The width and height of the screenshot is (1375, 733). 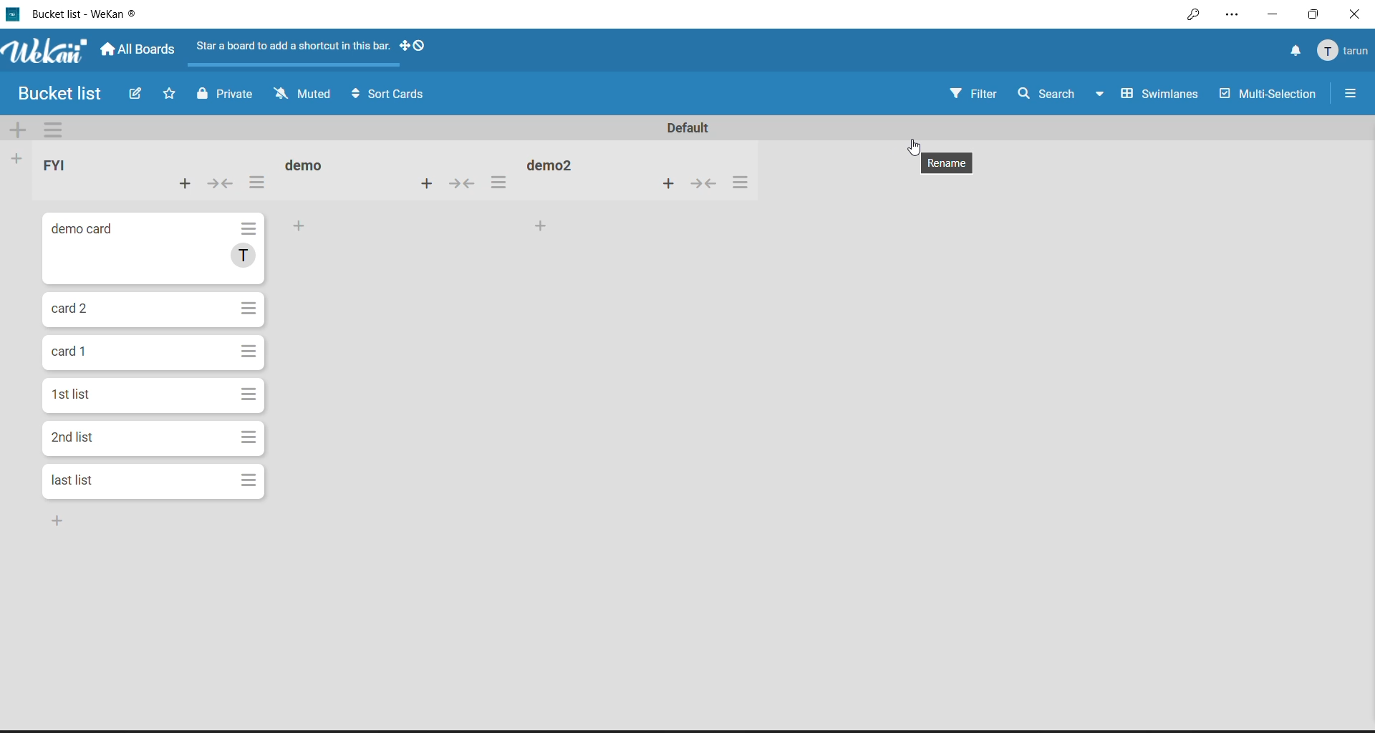 What do you see at coordinates (705, 184) in the screenshot?
I see `collapse` at bounding box center [705, 184].